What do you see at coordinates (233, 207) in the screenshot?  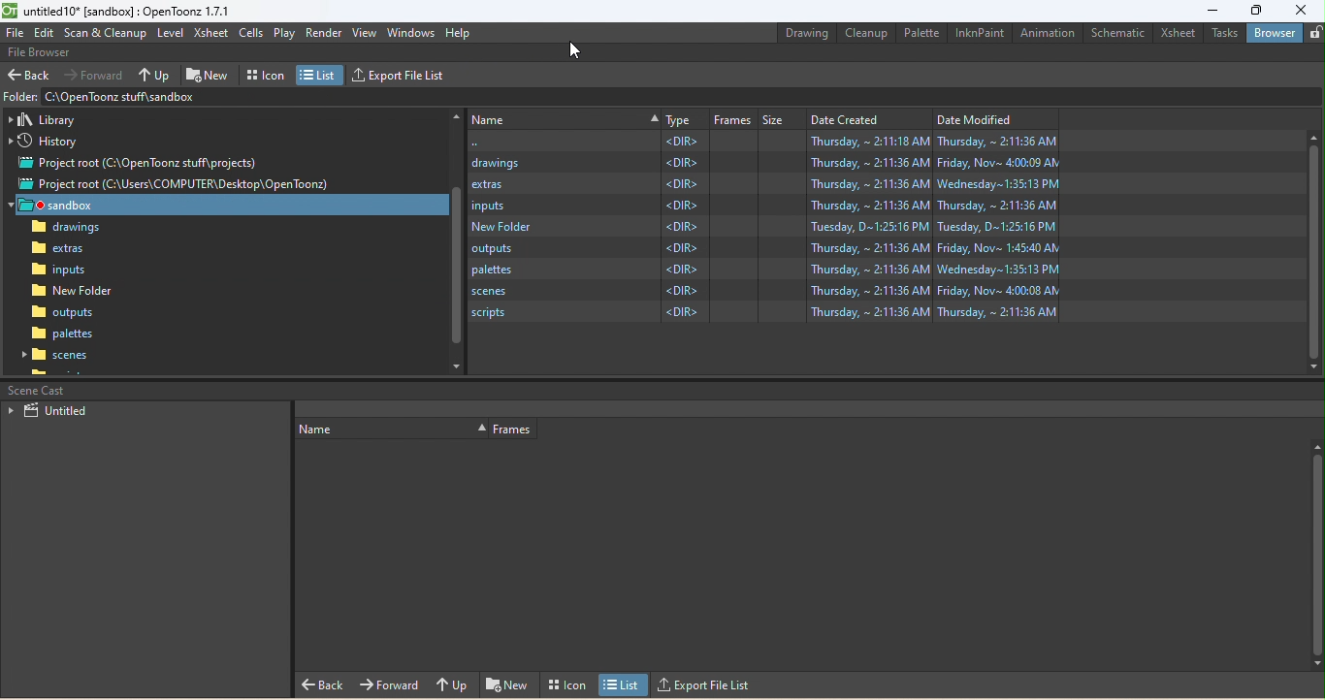 I see `Sabdbox` at bounding box center [233, 207].